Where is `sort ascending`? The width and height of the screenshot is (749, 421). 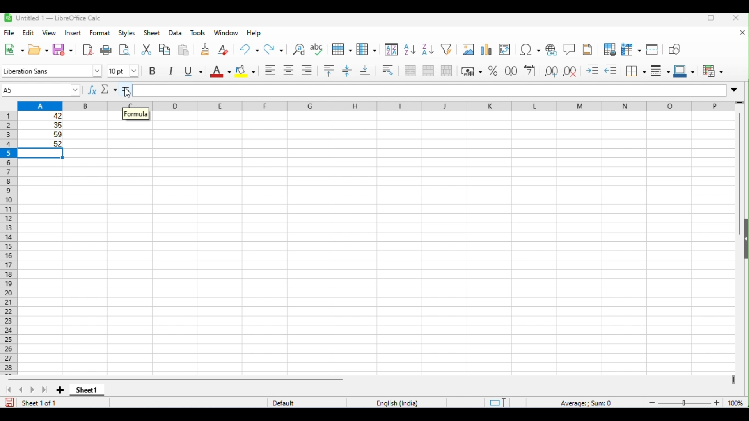
sort ascending is located at coordinates (410, 50).